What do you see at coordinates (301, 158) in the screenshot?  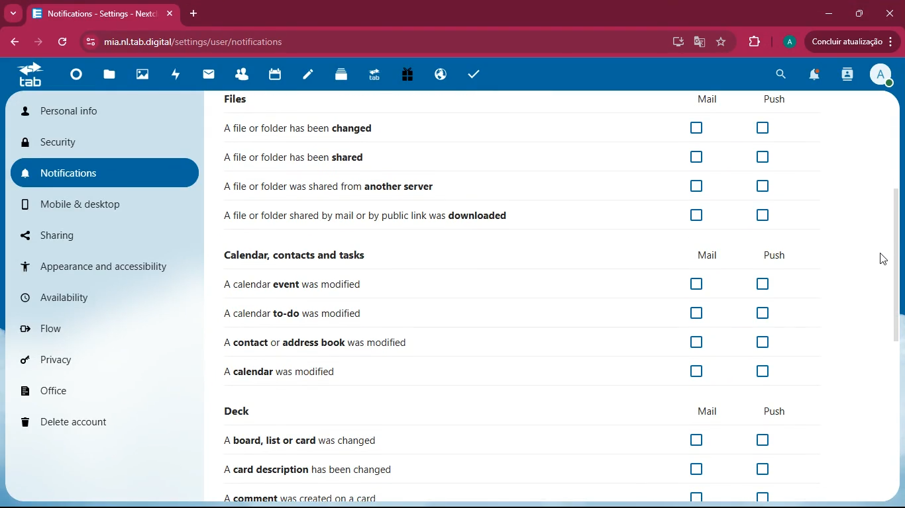 I see `file shared` at bounding box center [301, 158].